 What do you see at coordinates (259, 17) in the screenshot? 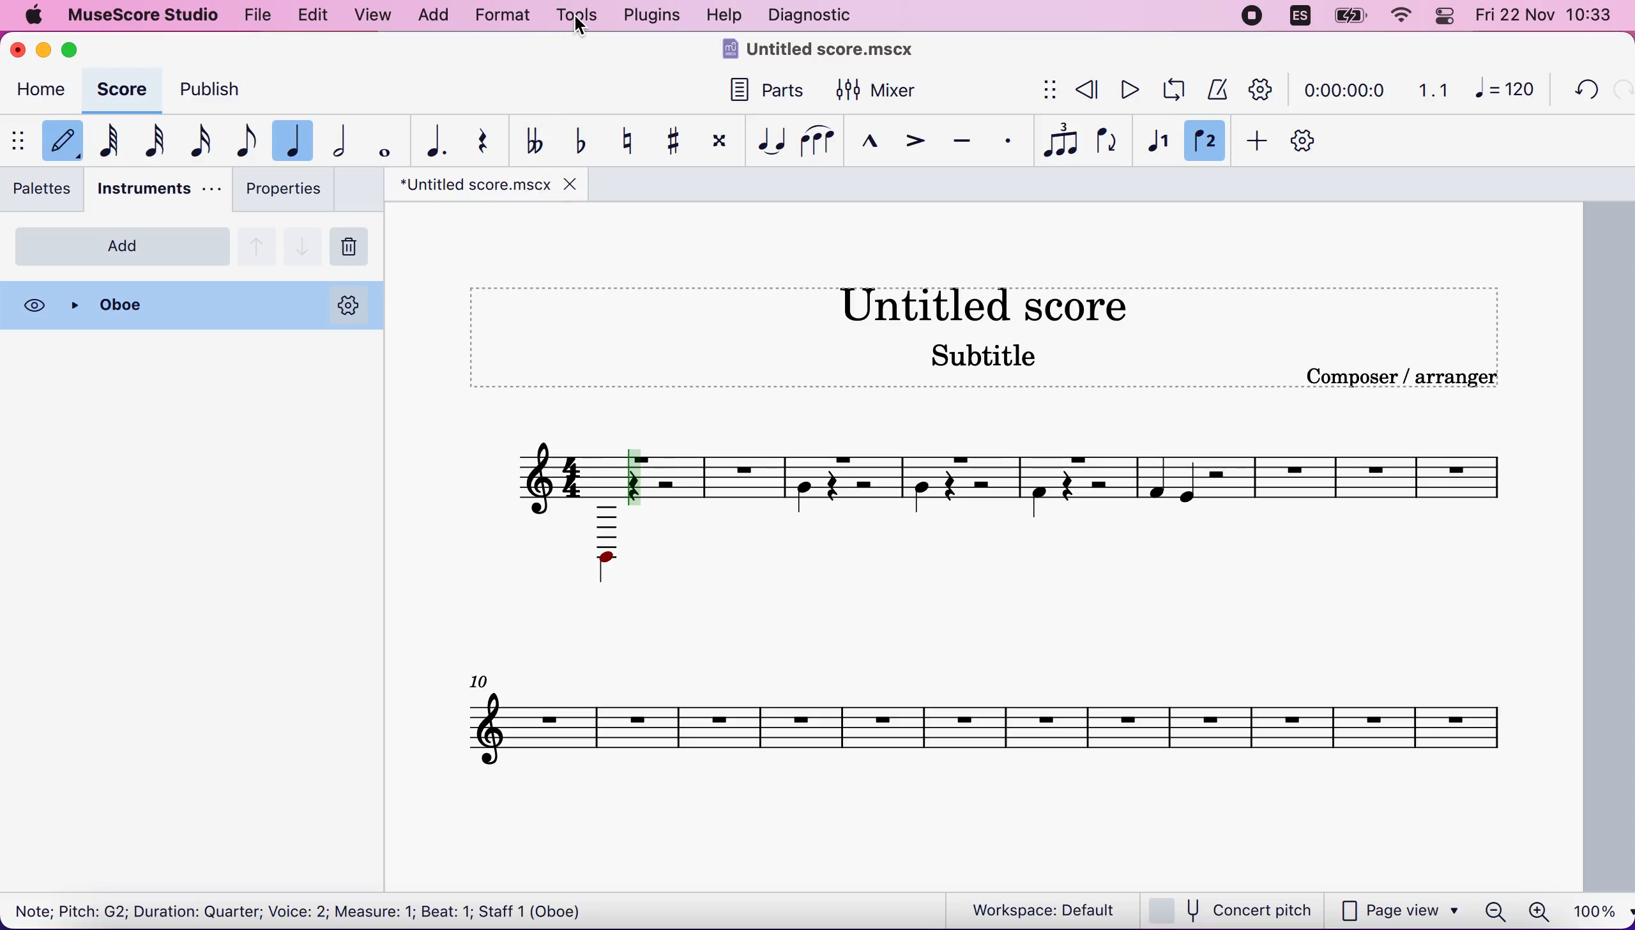
I see `file` at bounding box center [259, 17].